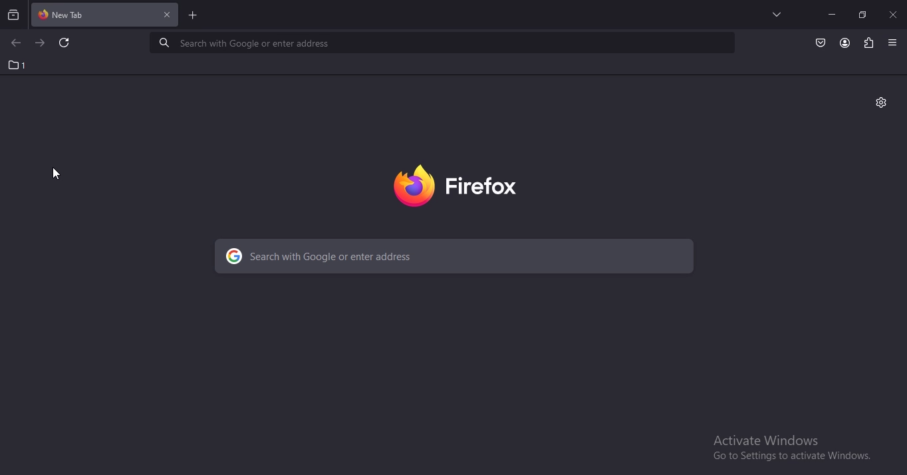 The width and height of the screenshot is (907, 475). I want to click on reload this page, so click(67, 44).